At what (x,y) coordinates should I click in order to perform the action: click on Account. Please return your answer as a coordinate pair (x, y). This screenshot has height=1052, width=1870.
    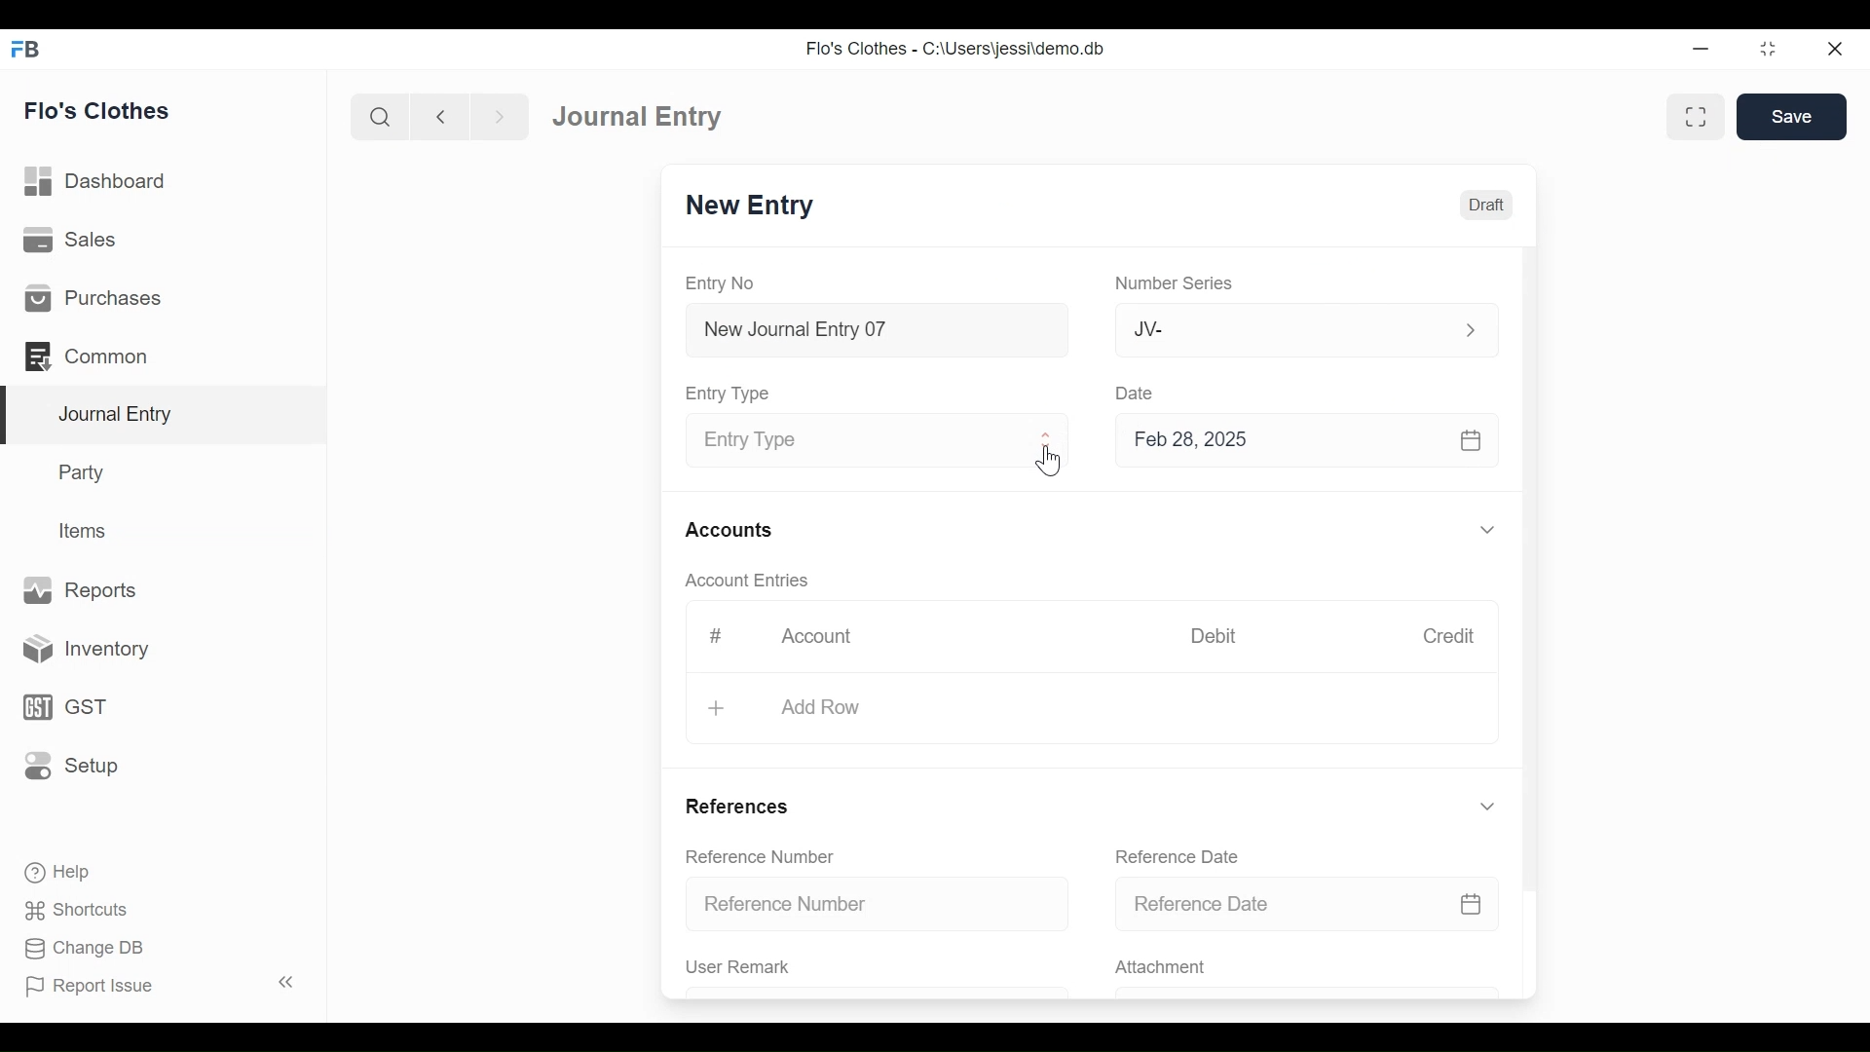
    Looking at the image, I should click on (816, 633).